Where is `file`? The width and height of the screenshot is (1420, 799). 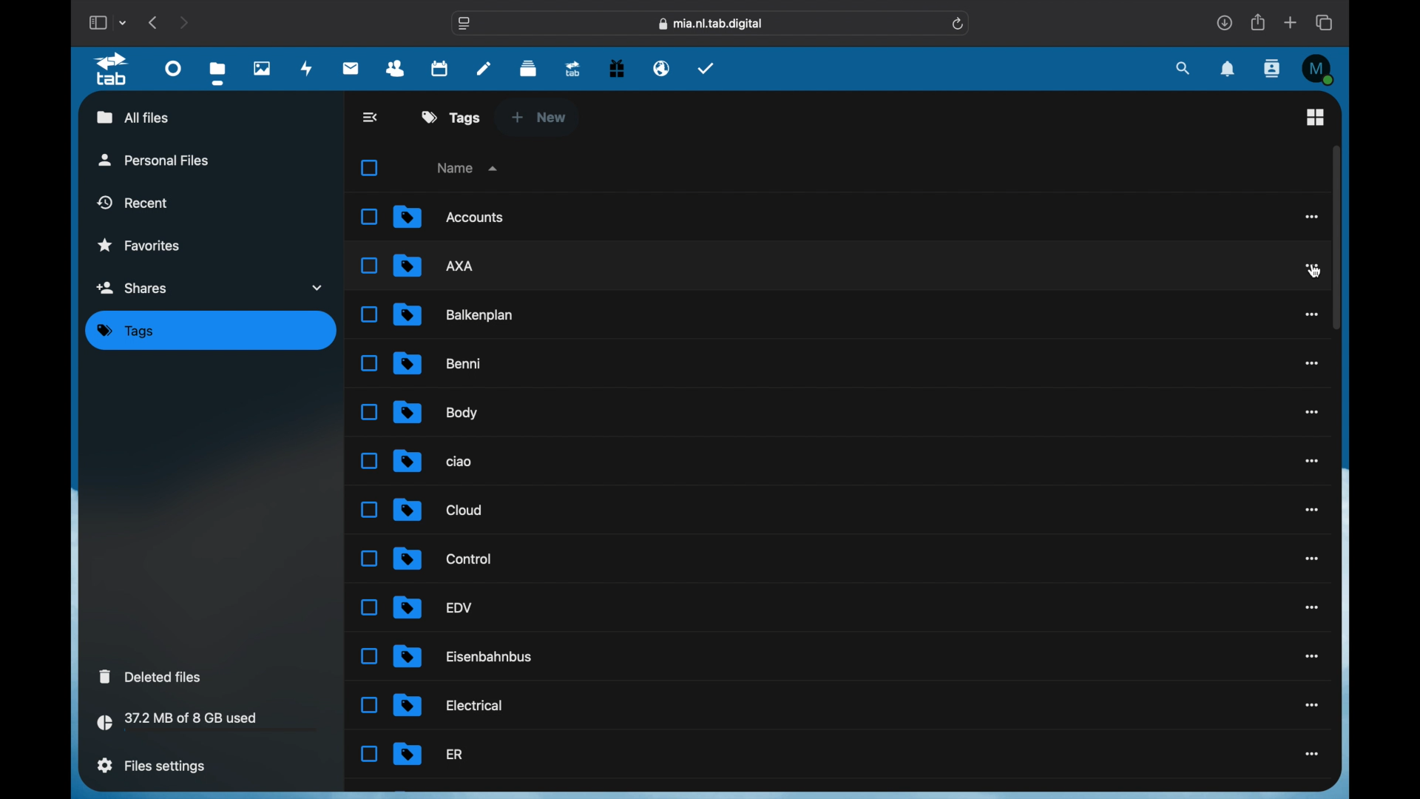 file is located at coordinates (456, 314).